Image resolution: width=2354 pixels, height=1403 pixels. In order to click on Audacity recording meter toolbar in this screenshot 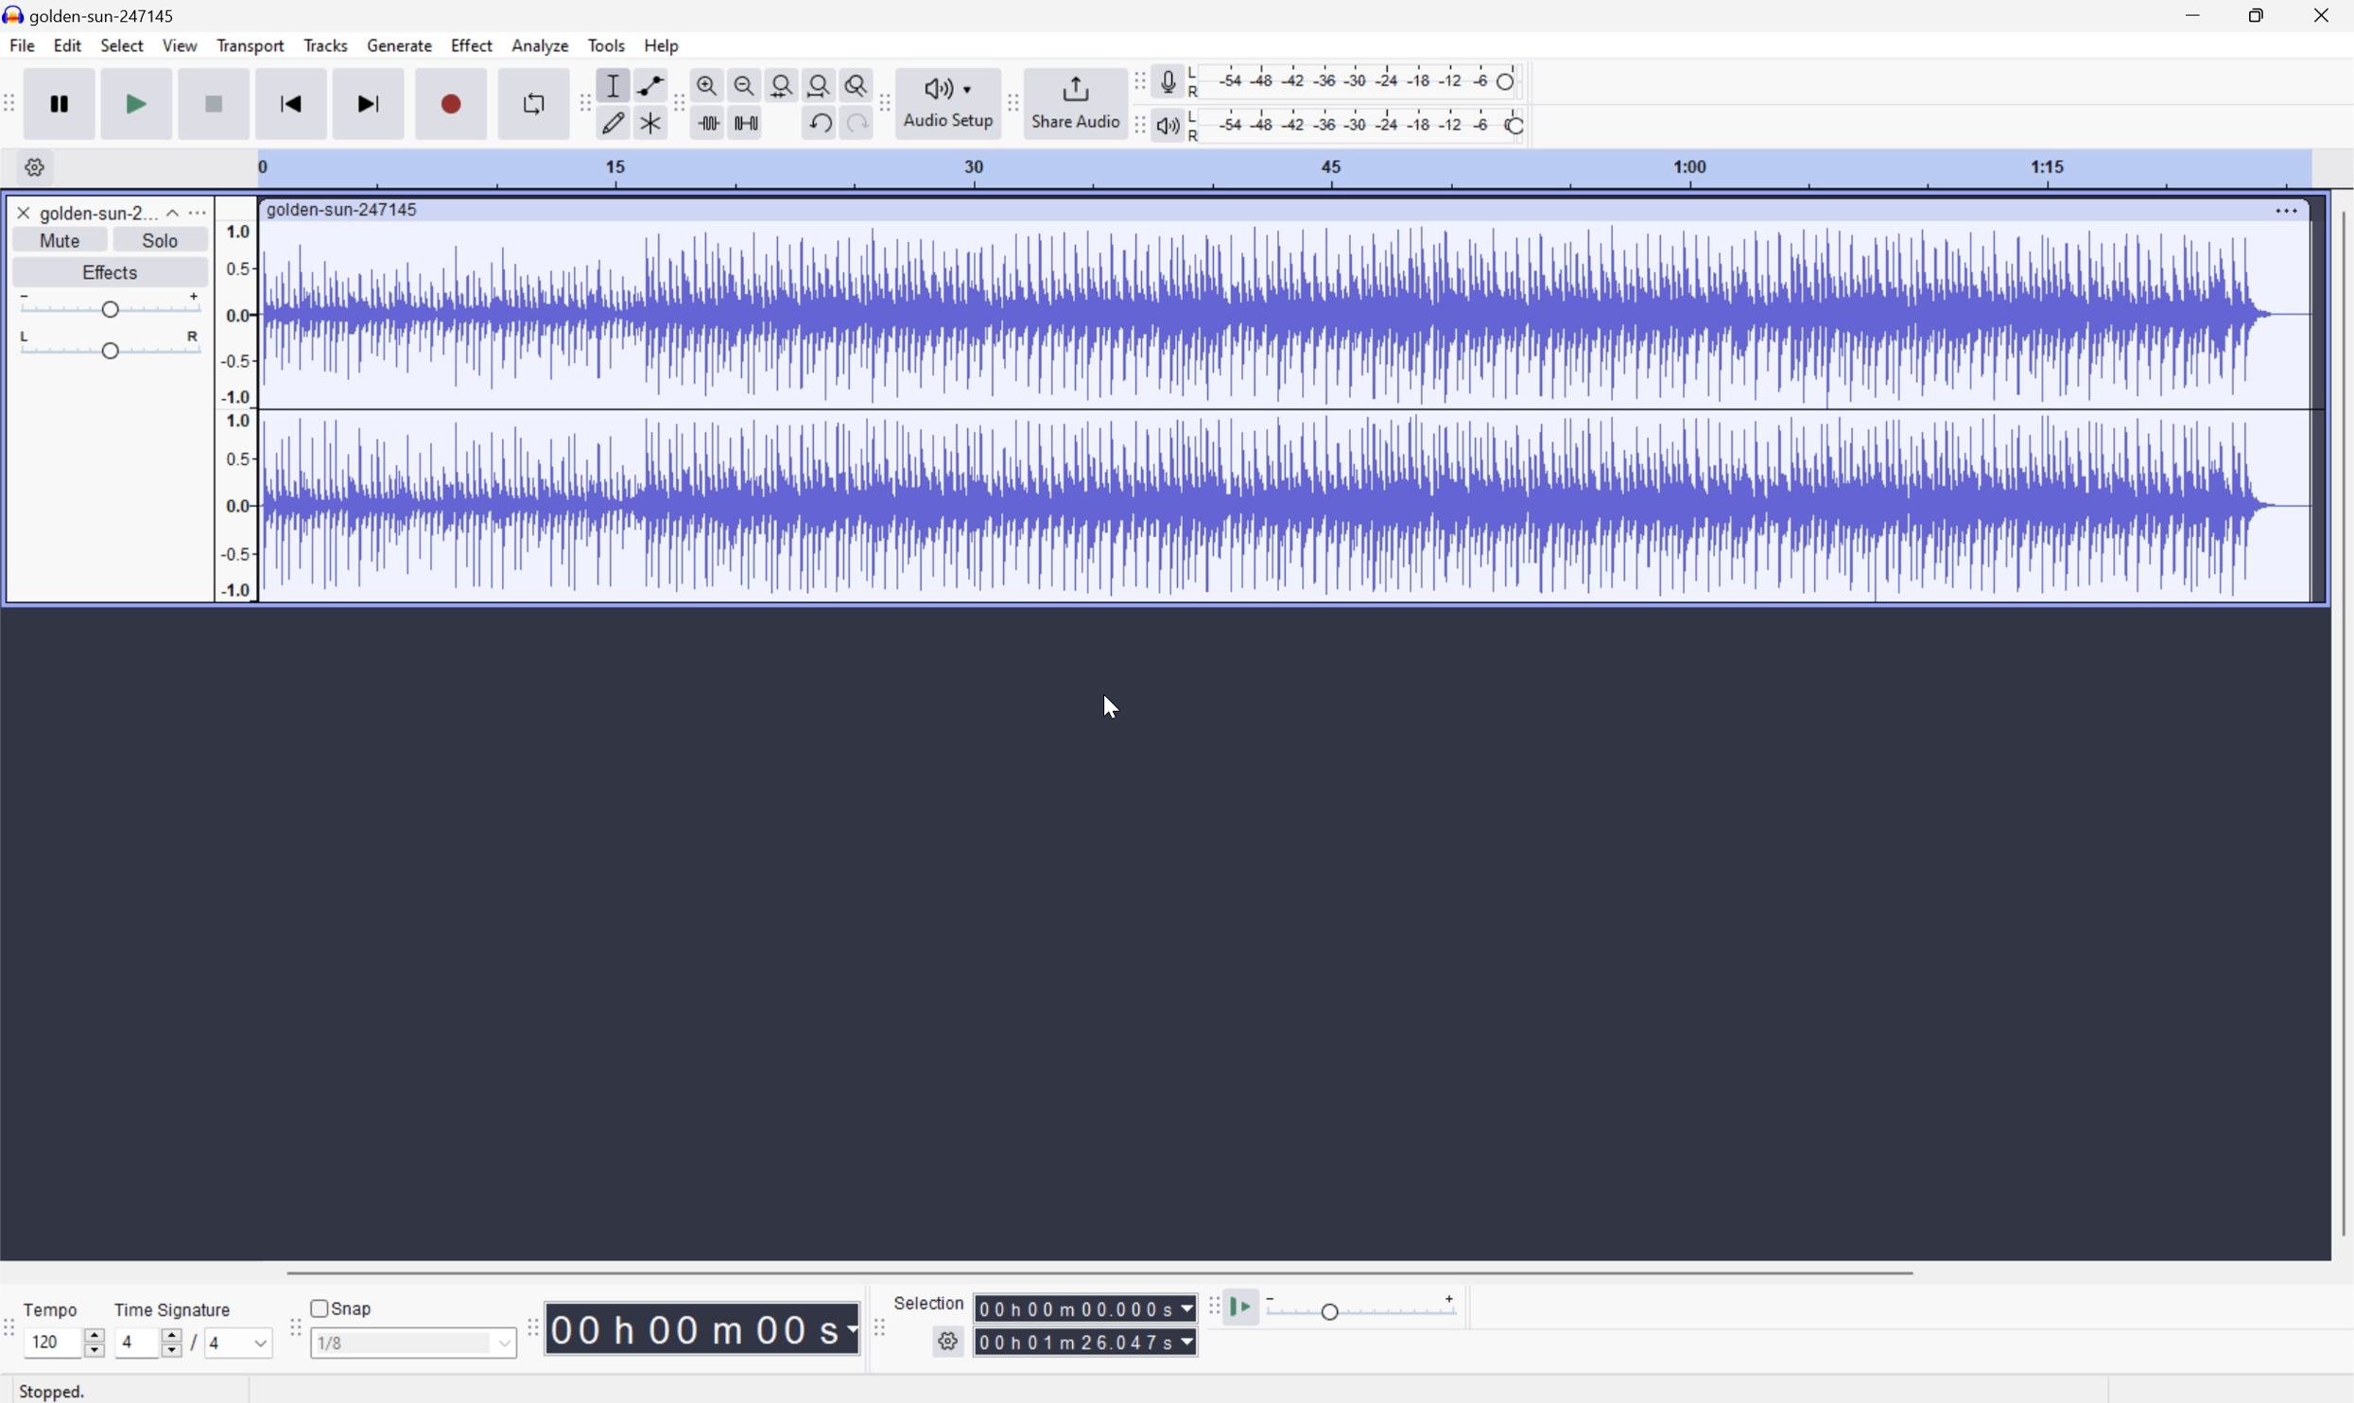, I will do `click(1135, 80)`.